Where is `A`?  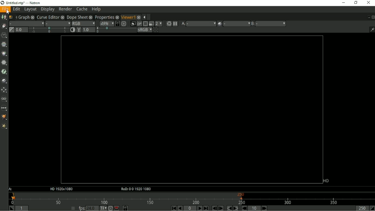 A is located at coordinates (11, 189).